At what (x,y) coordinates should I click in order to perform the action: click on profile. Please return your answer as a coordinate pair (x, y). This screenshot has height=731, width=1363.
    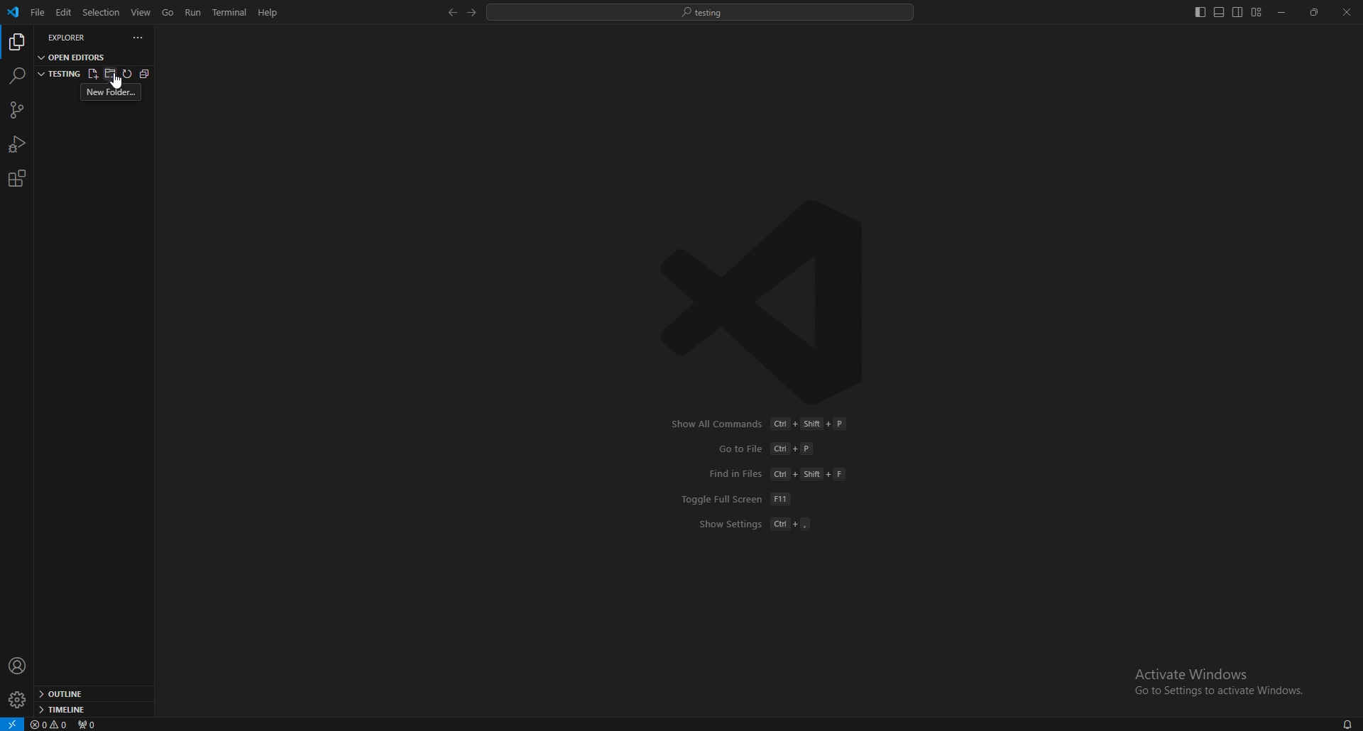
    Looking at the image, I should click on (18, 666).